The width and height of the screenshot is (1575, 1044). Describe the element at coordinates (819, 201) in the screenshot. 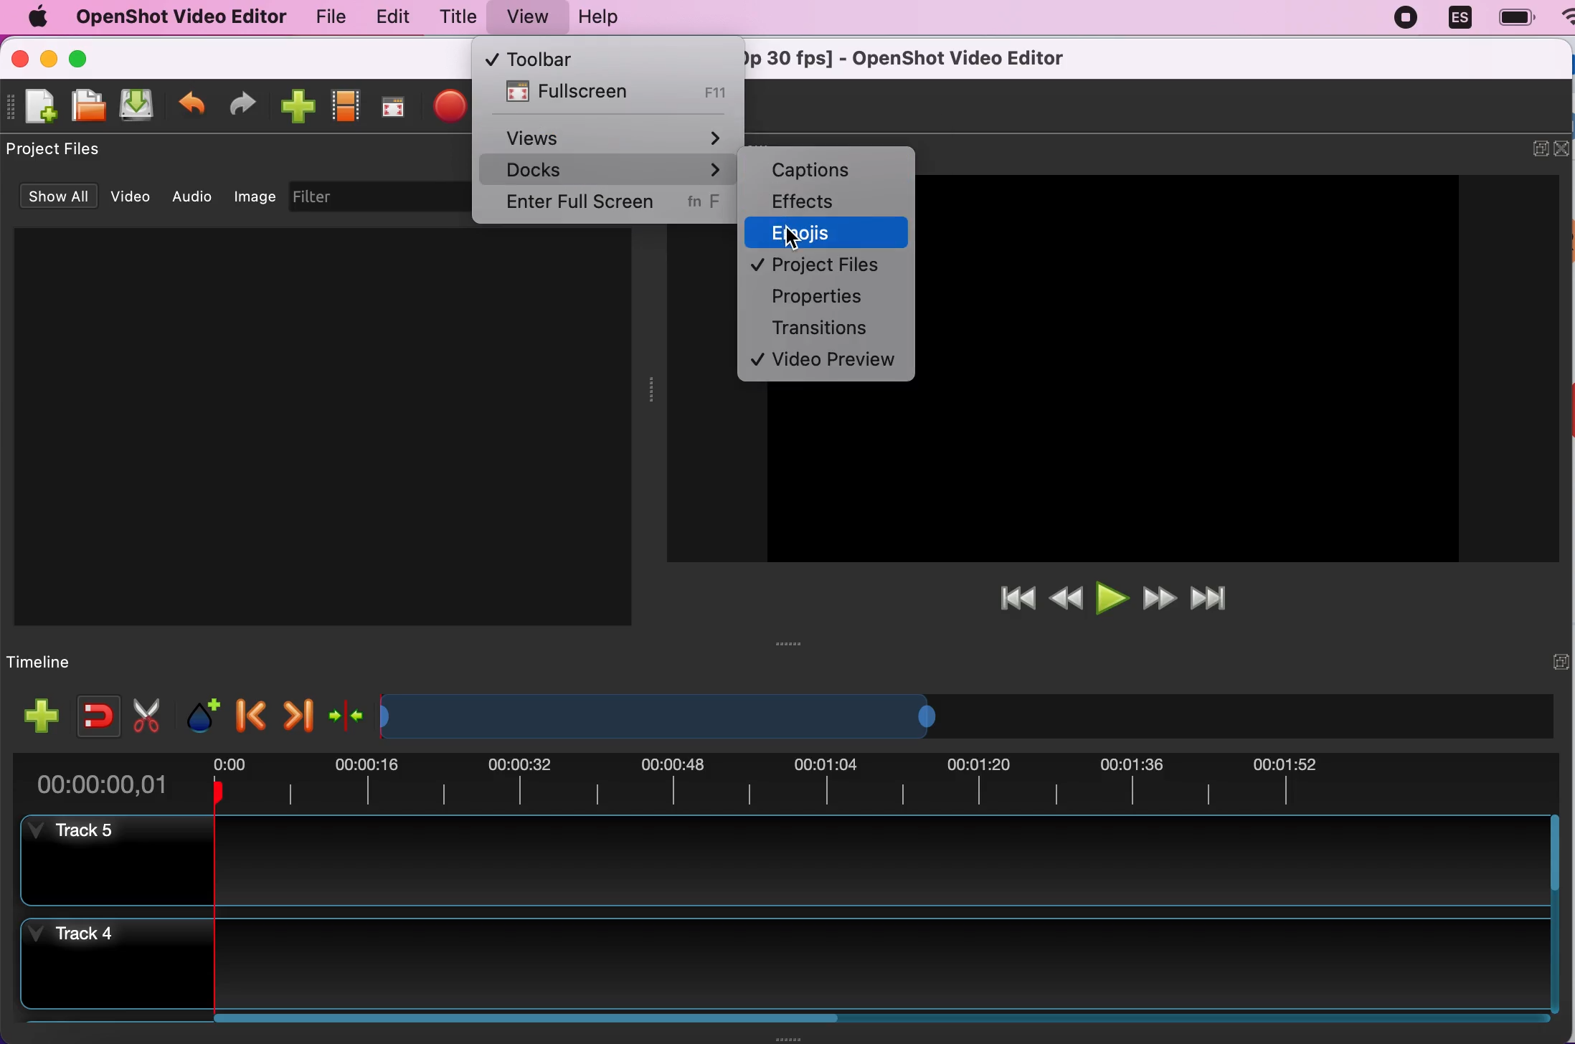

I see `effects` at that location.